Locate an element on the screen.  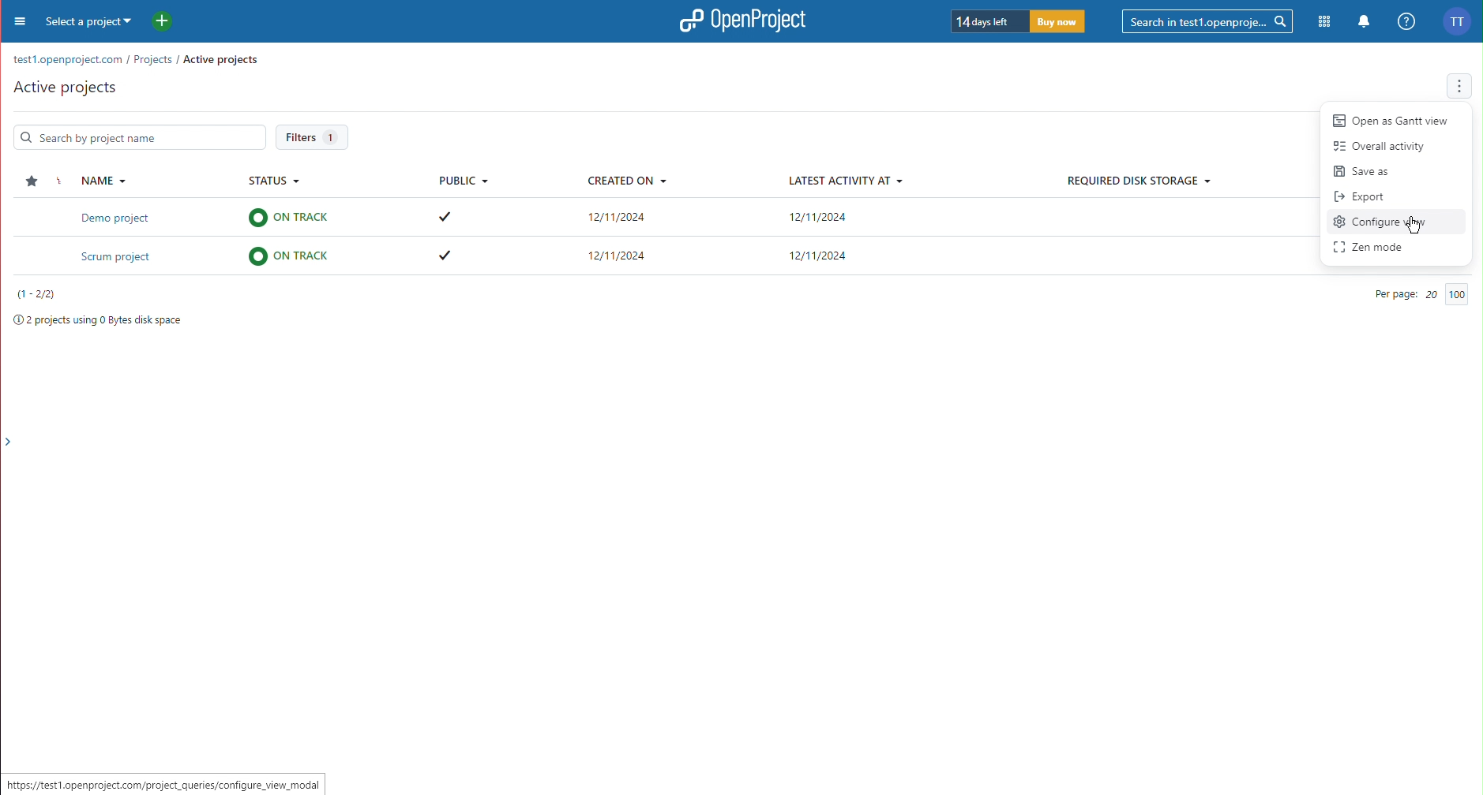
Active Projects is located at coordinates (66, 89).